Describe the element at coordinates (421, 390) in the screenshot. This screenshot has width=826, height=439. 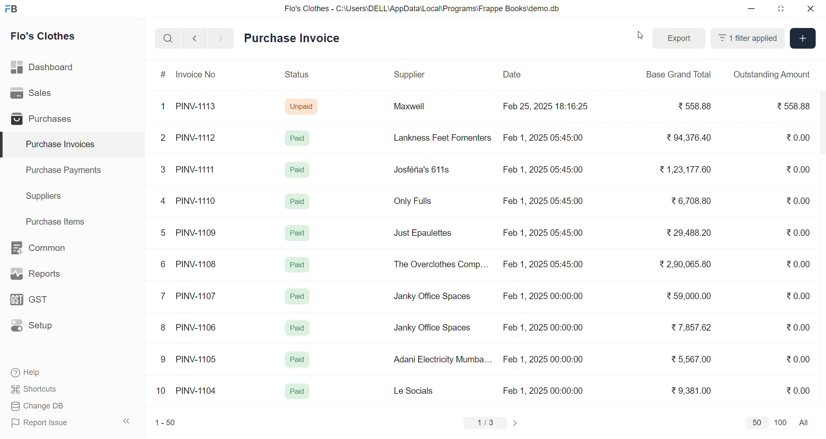
I see `Le Socials` at that location.